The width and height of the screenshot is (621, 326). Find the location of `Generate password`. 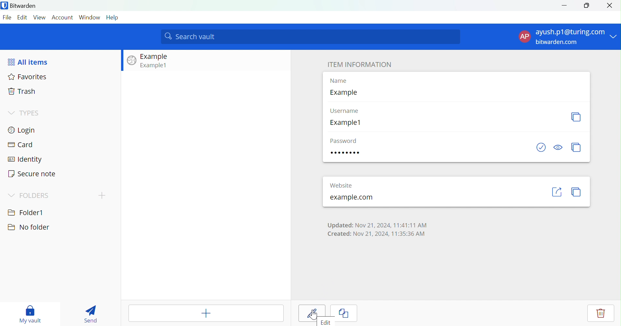

Generate password is located at coordinates (577, 147).